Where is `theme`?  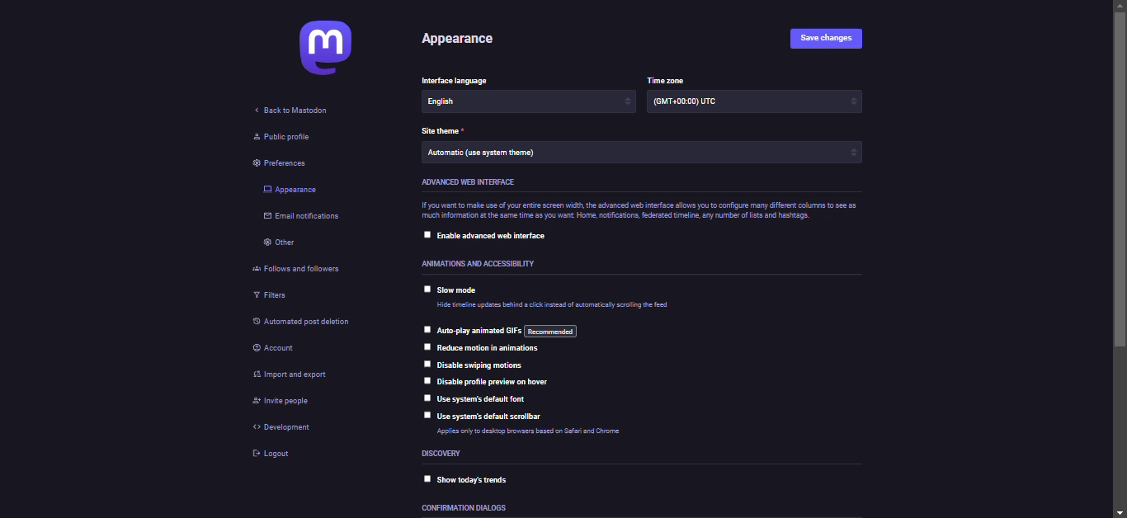
theme is located at coordinates (484, 153).